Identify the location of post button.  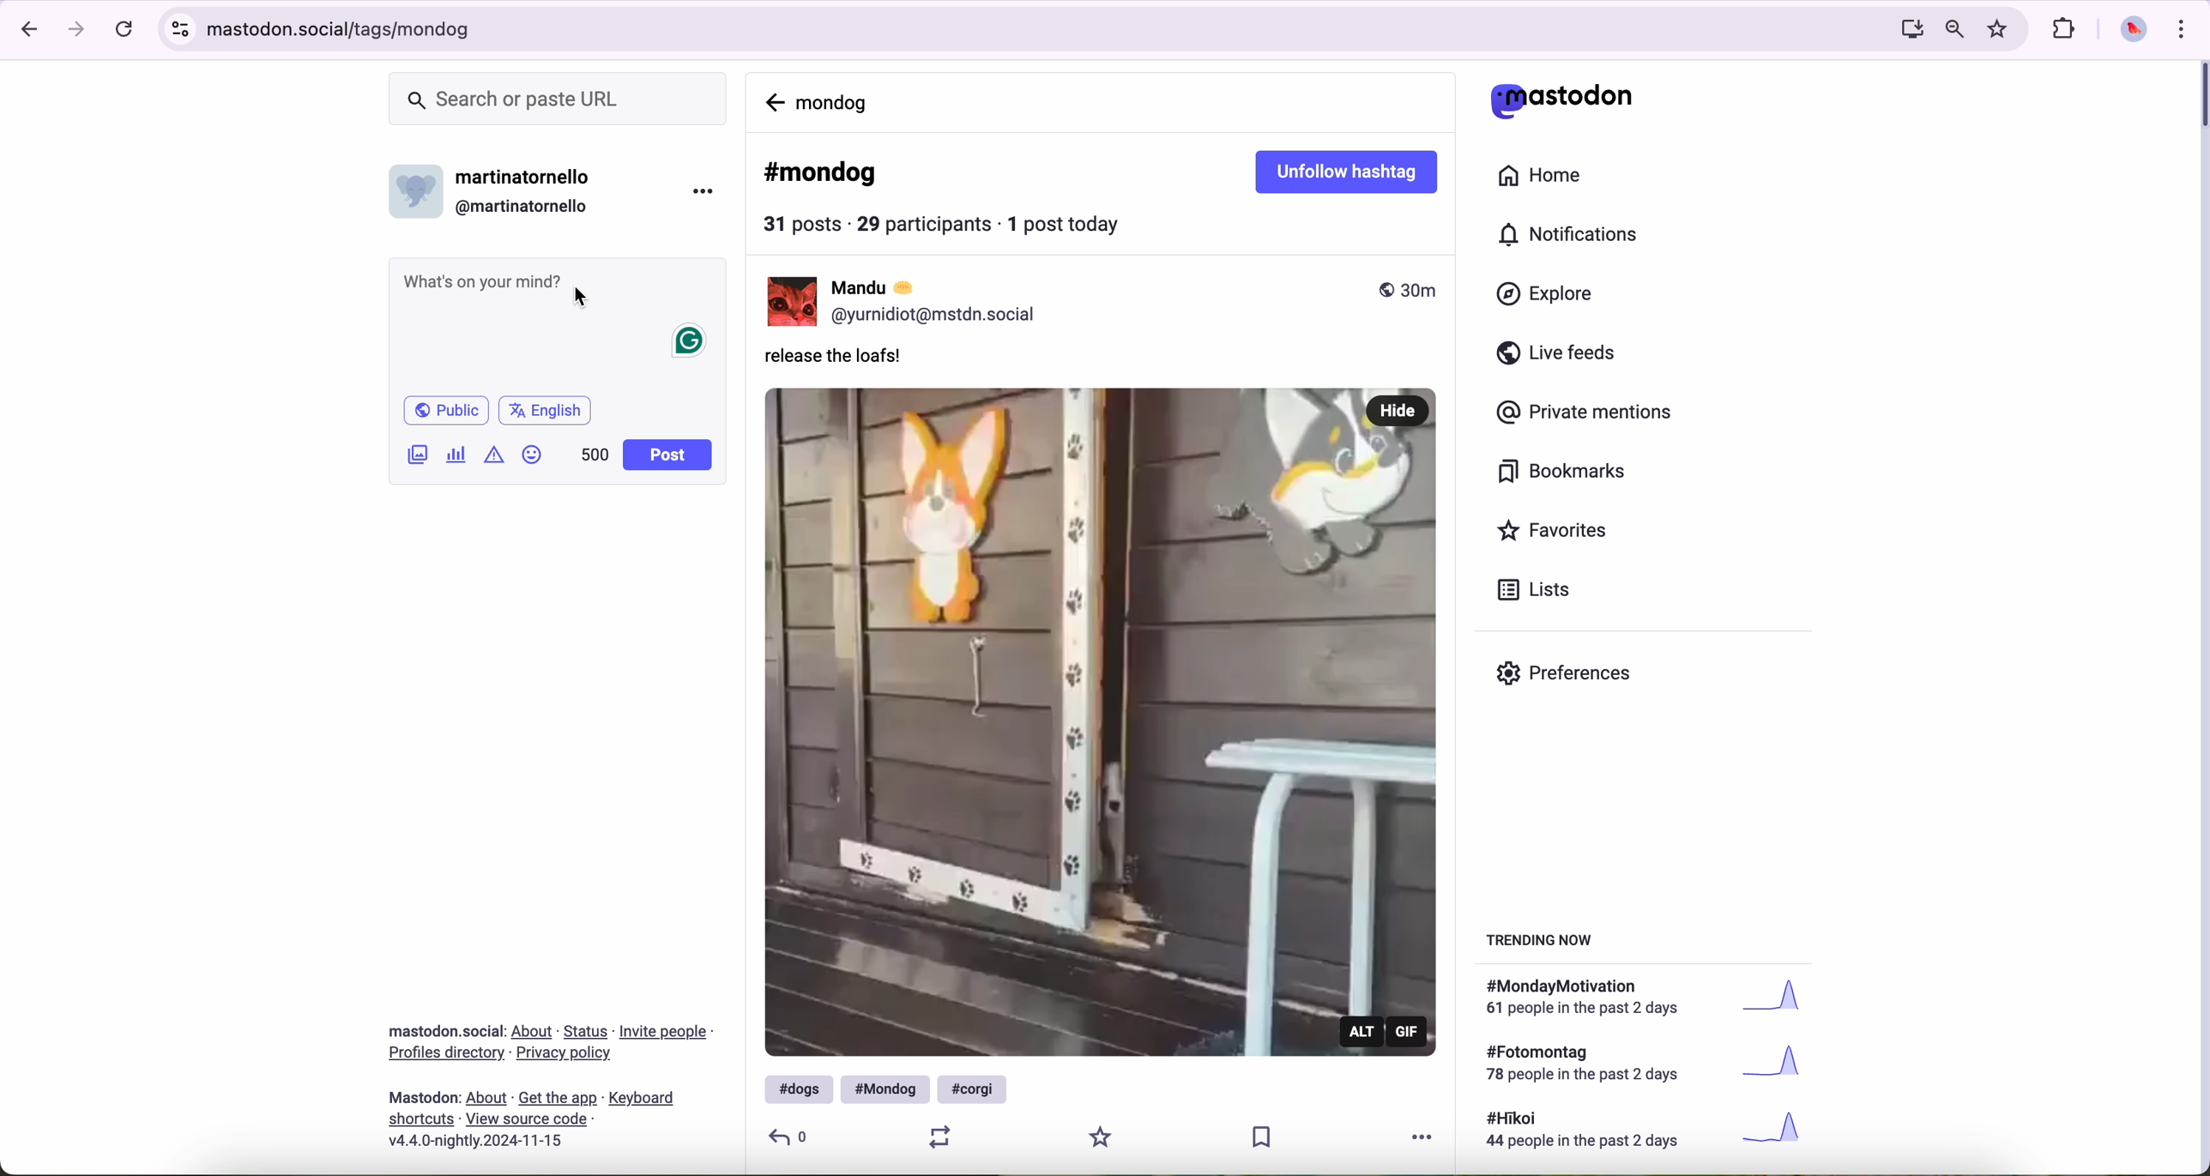
(668, 455).